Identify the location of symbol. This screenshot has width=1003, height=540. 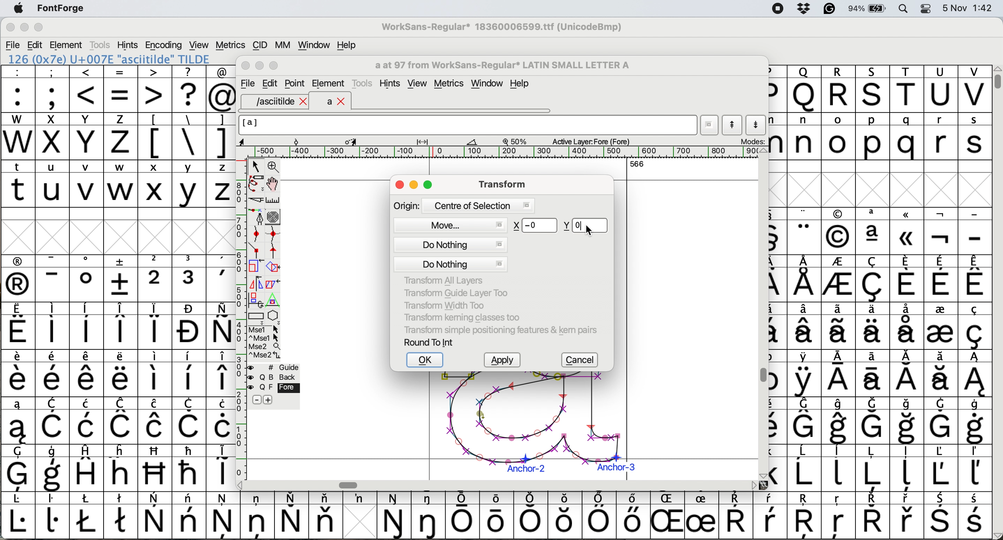
(190, 515).